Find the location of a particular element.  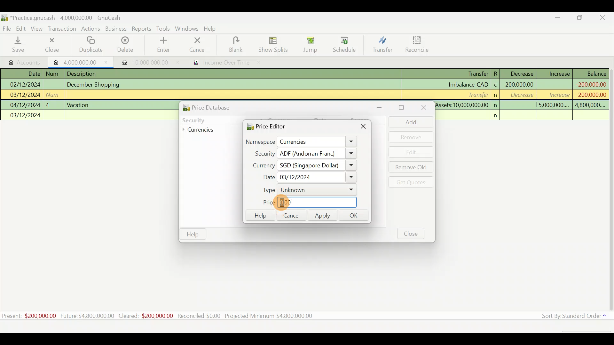

Transaction is located at coordinates (64, 29).